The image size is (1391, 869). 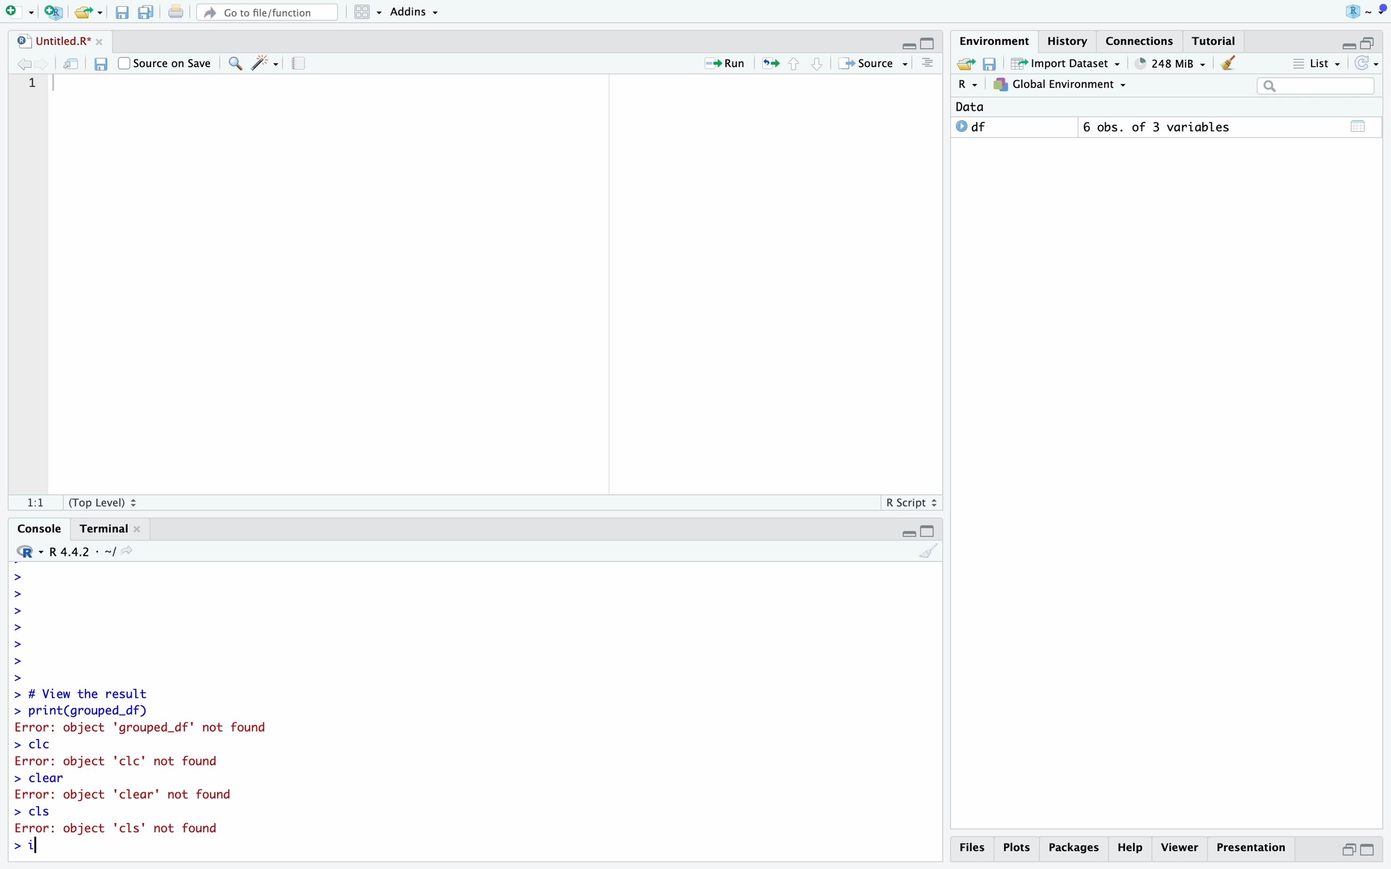 What do you see at coordinates (974, 848) in the screenshot?
I see `Files` at bounding box center [974, 848].